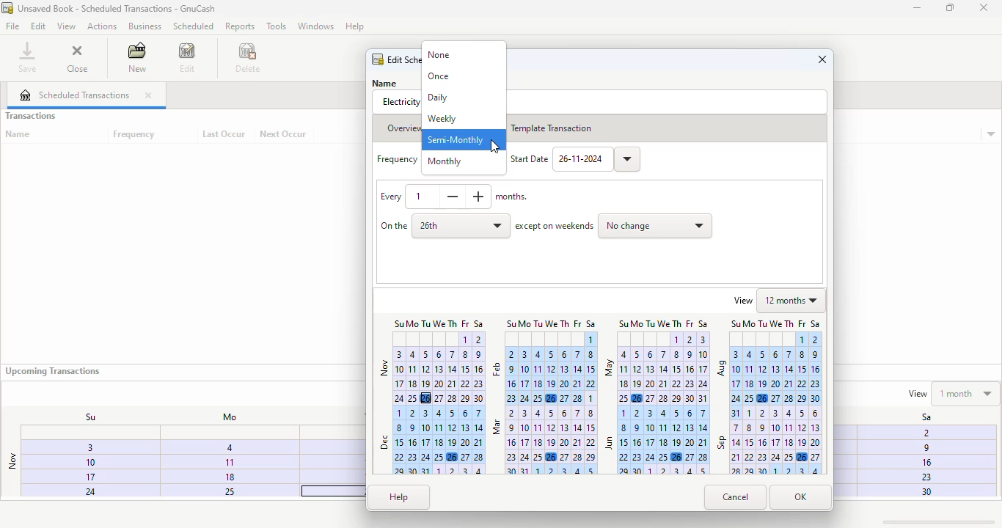 The height and width of the screenshot is (528, 1002). I want to click on 23, so click(924, 477).